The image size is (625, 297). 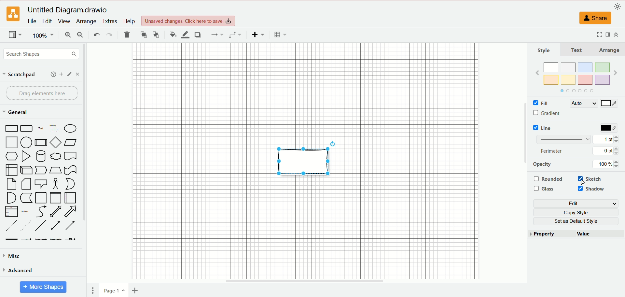 What do you see at coordinates (41, 54) in the screenshot?
I see `search` at bounding box center [41, 54].